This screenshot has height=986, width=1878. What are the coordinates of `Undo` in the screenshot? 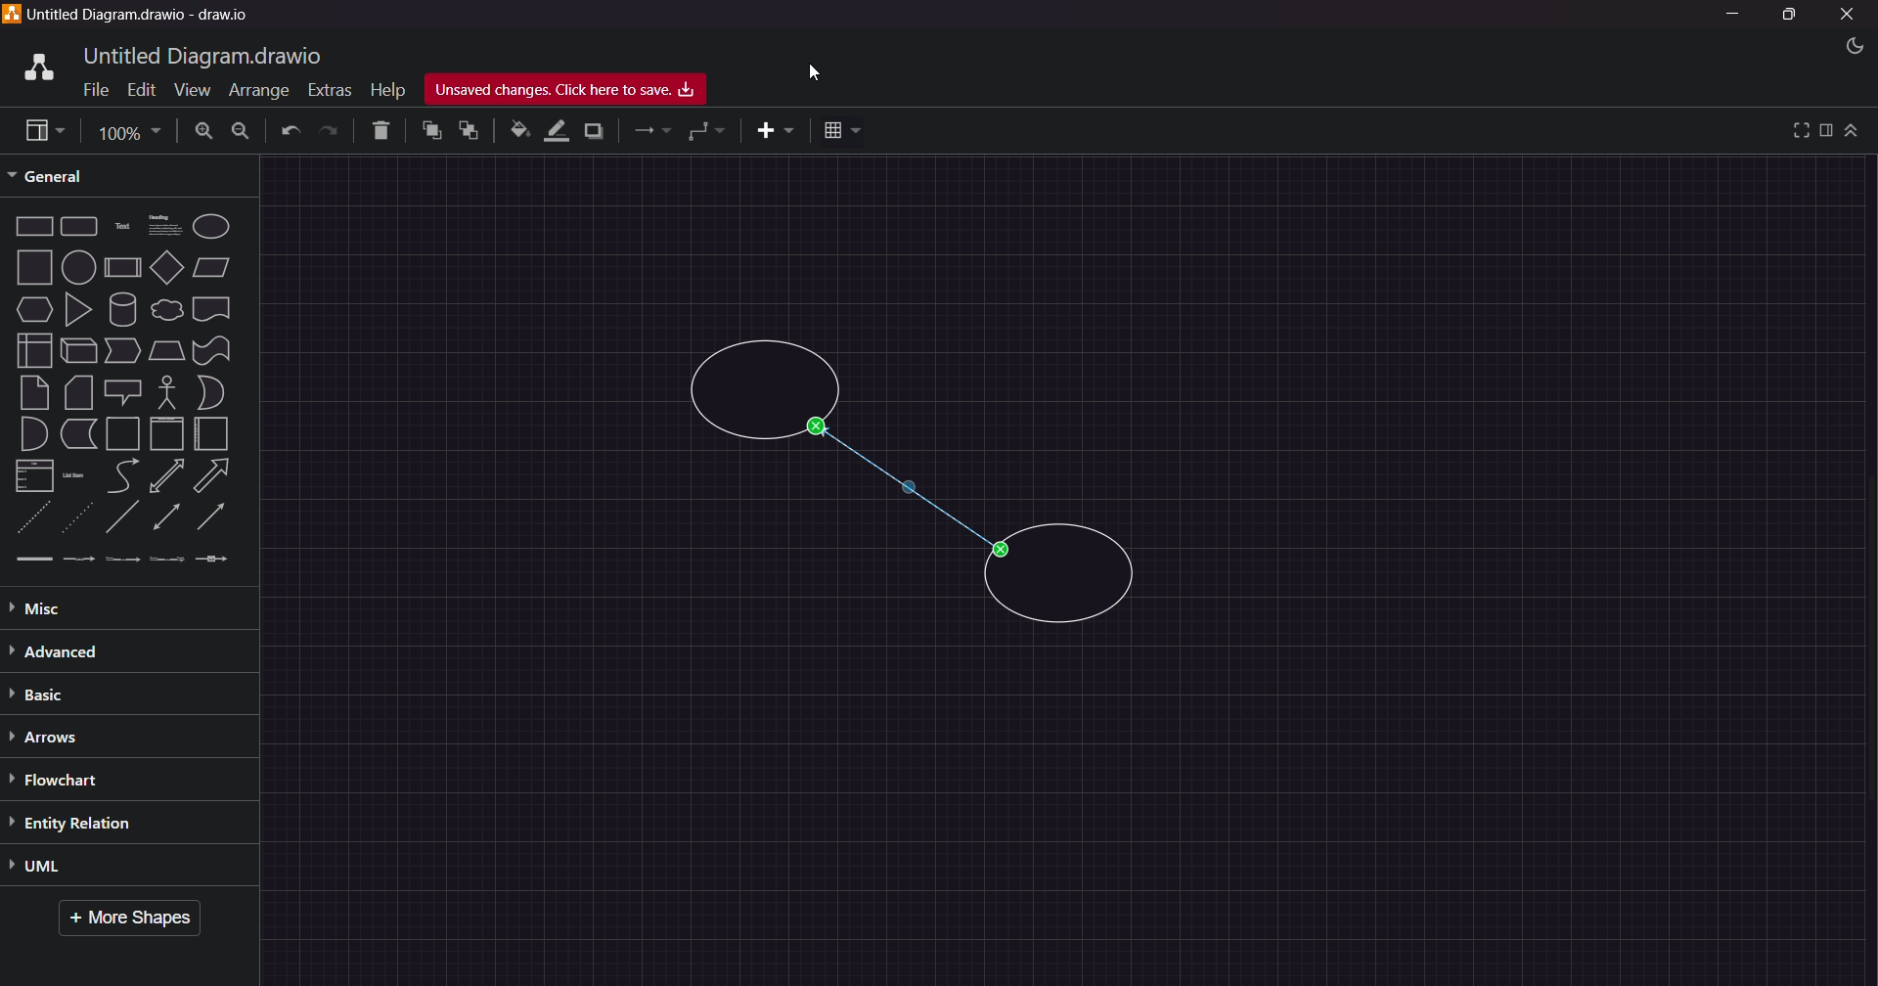 It's located at (290, 132).